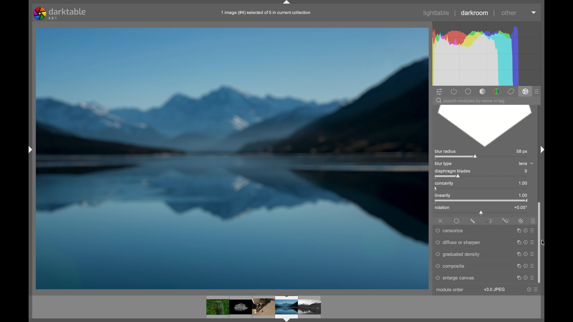  Describe the element at coordinates (524, 163) in the screenshot. I see `lens` at that location.